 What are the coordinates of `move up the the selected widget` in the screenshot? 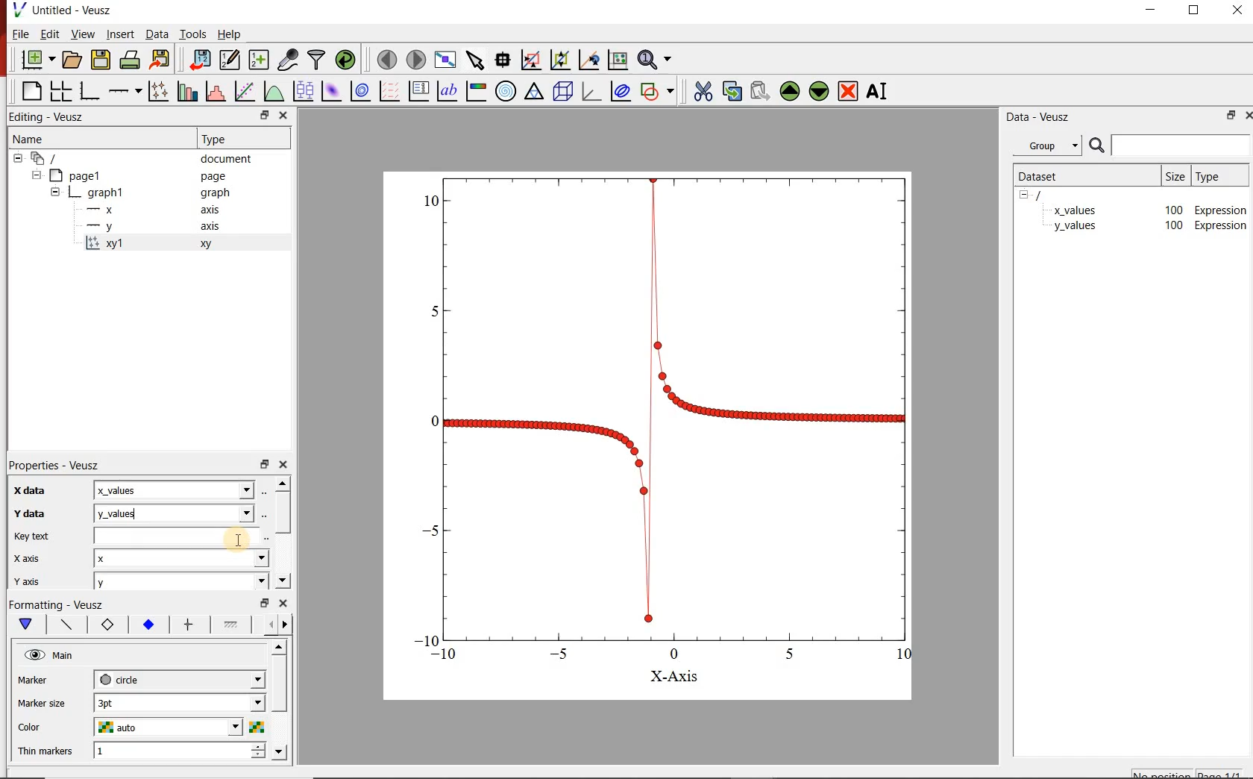 It's located at (788, 93).